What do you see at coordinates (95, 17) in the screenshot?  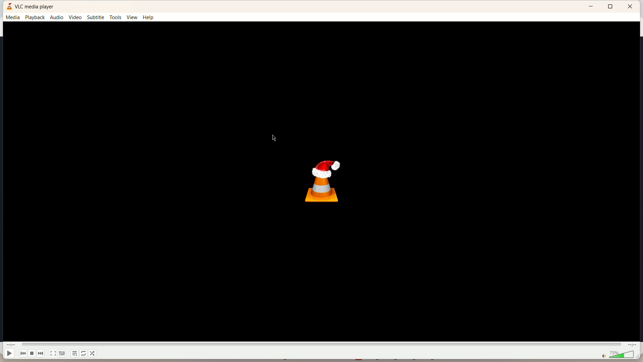 I see `subtitle` at bounding box center [95, 17].